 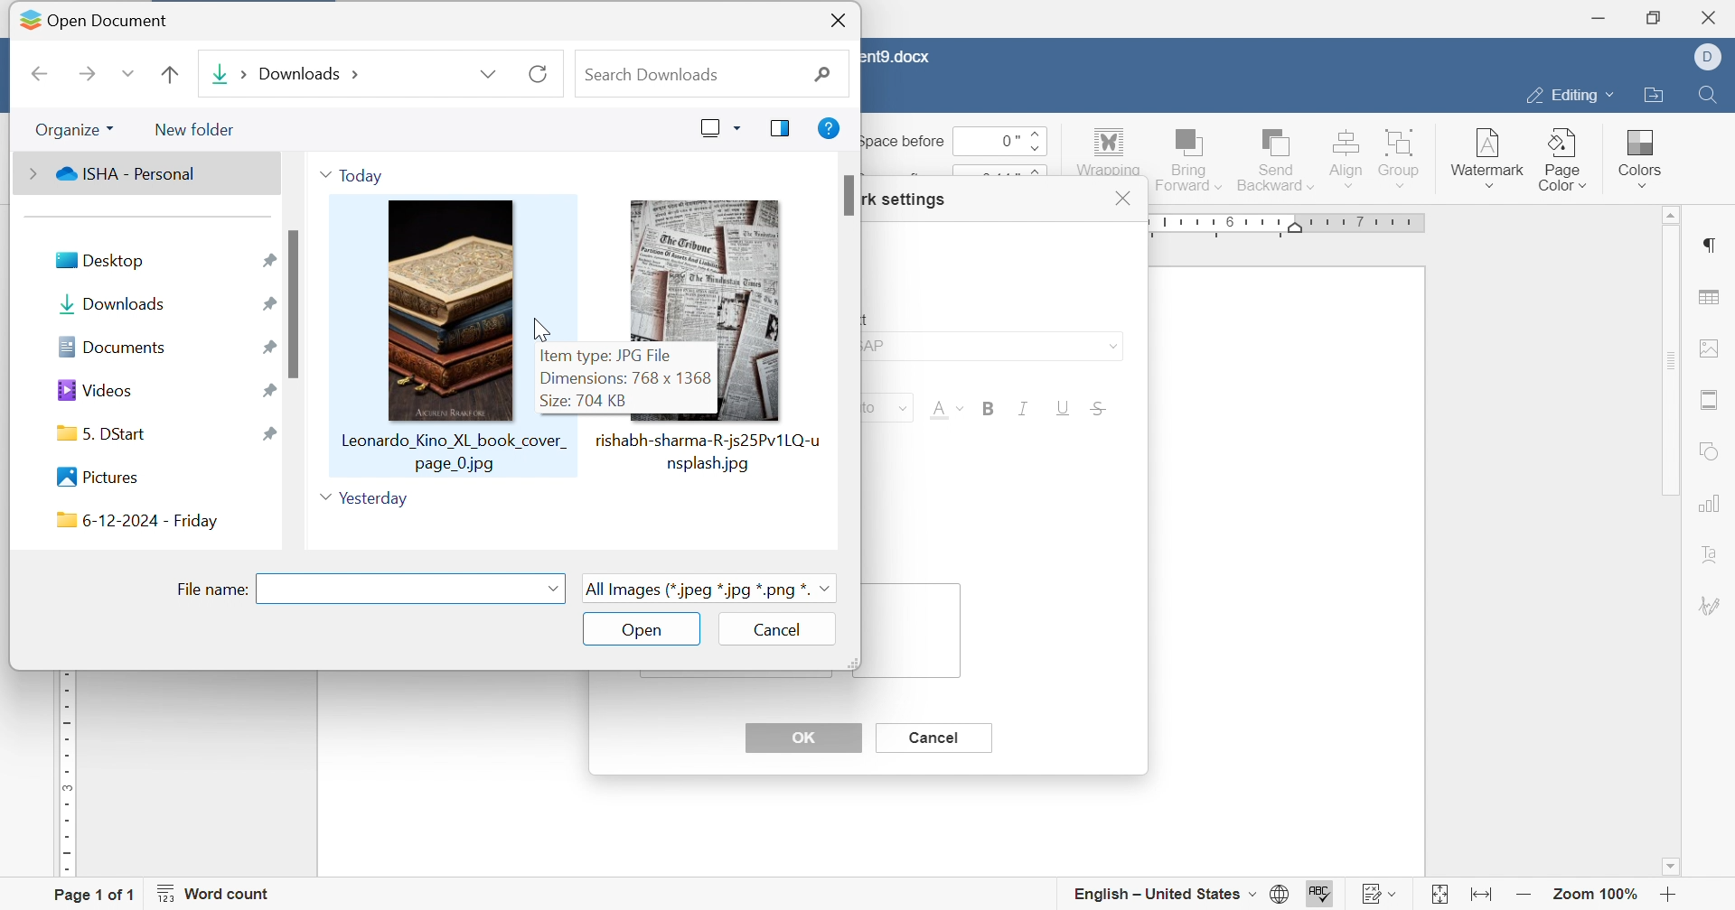 I want to click on reload, so click(x=536, y=73).